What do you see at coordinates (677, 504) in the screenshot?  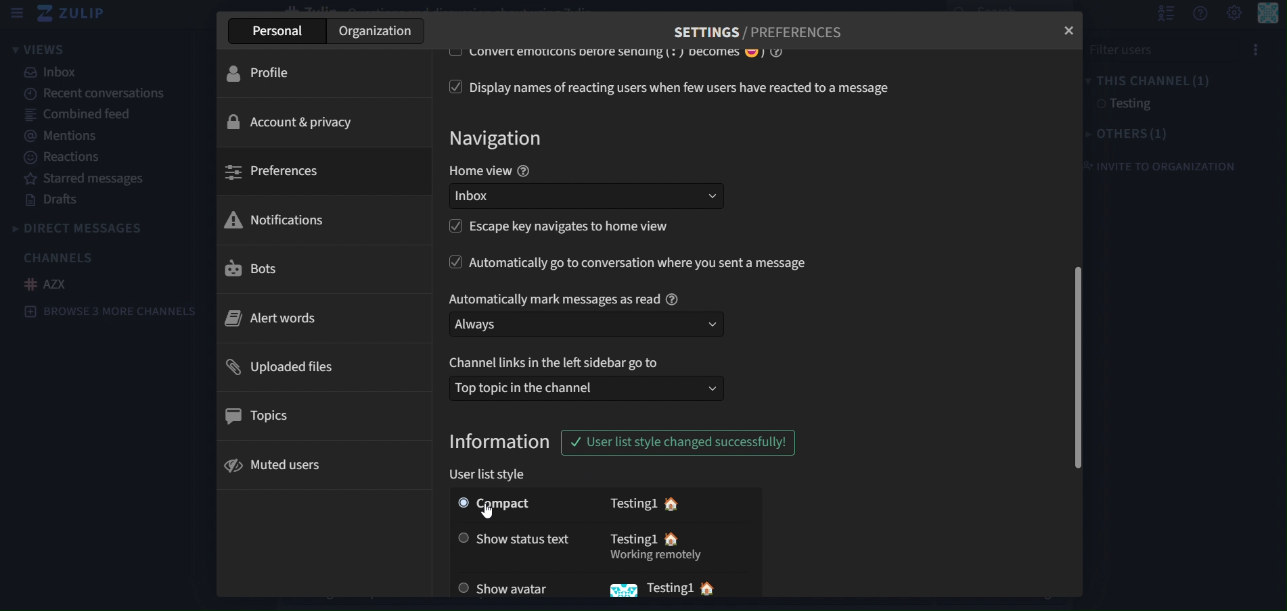 I see `Home` at bounding box center [677, 504].